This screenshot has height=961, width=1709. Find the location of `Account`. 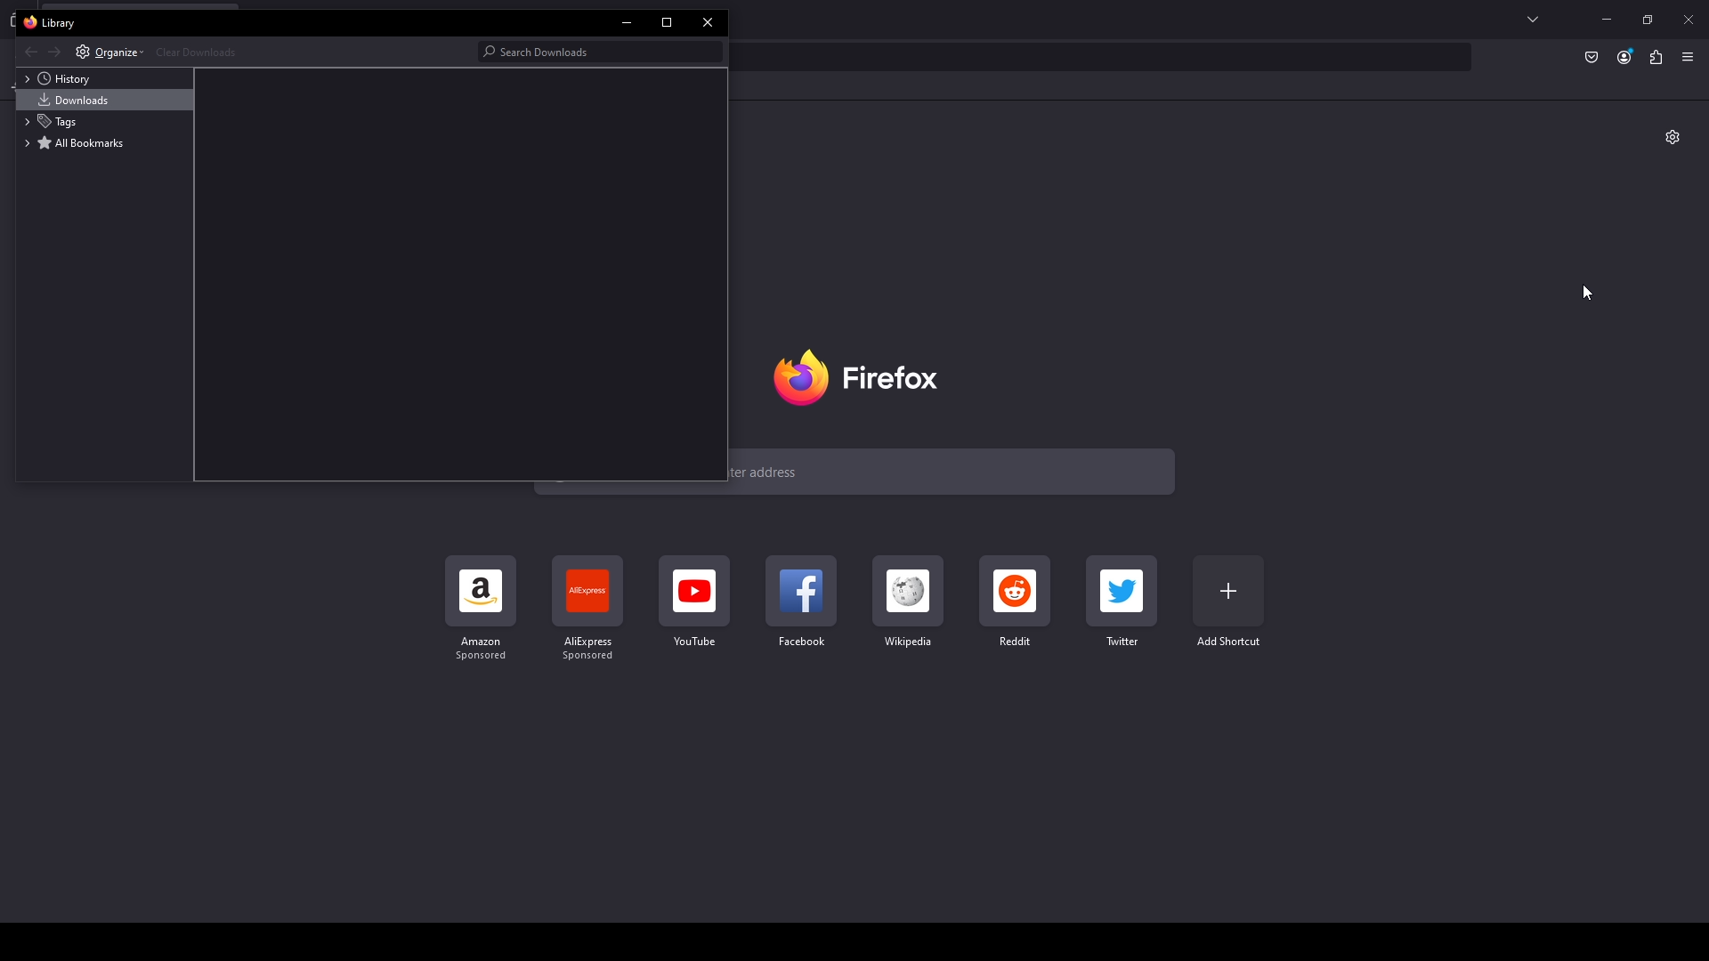

Account is located at coordinates (1624, 57).